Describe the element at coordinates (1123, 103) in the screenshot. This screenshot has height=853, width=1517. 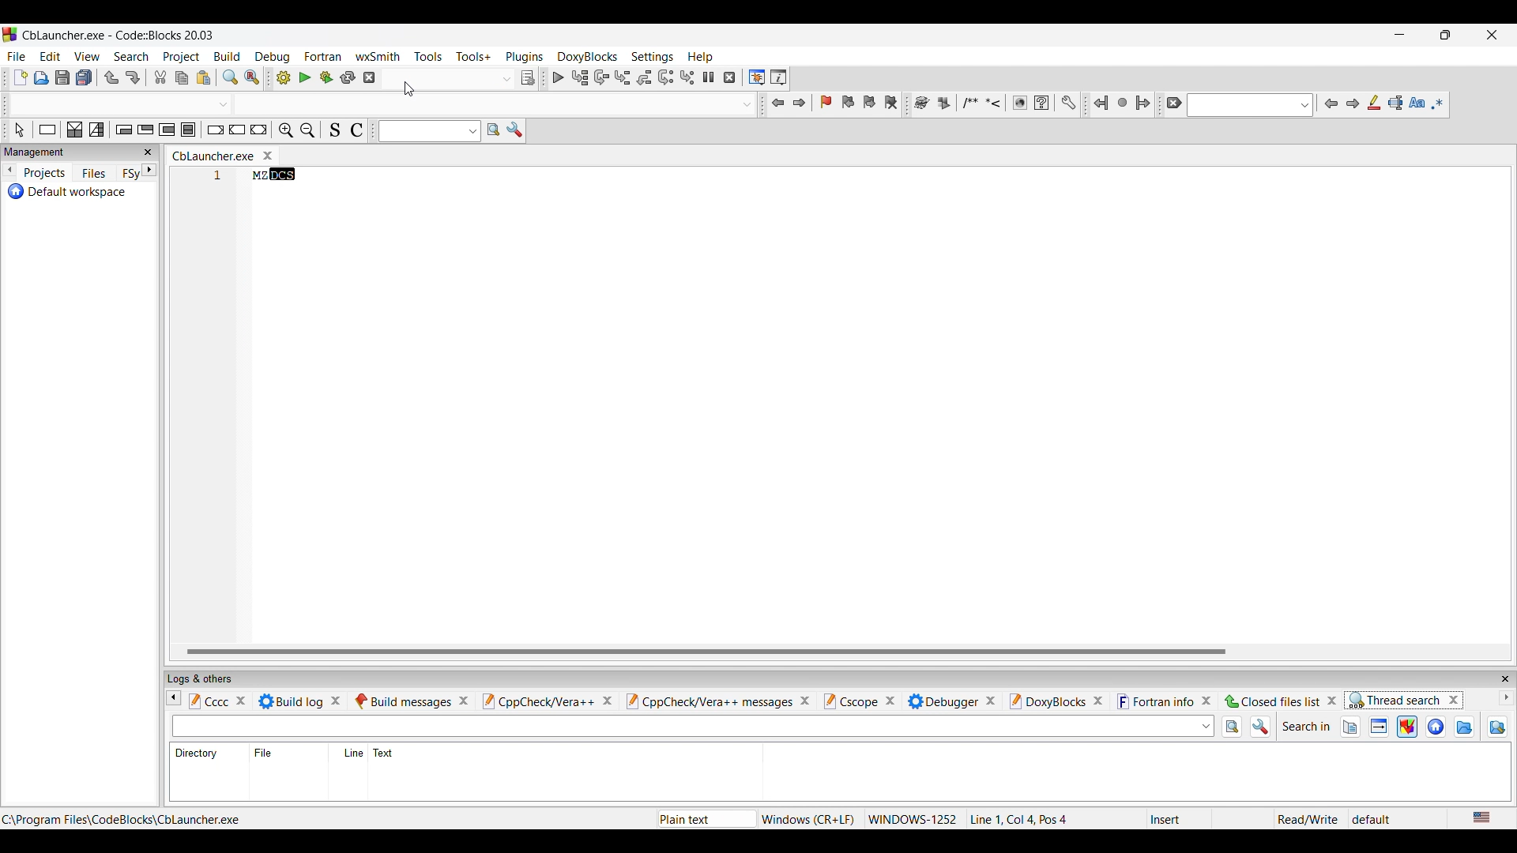
I see `Last jump` at that location.